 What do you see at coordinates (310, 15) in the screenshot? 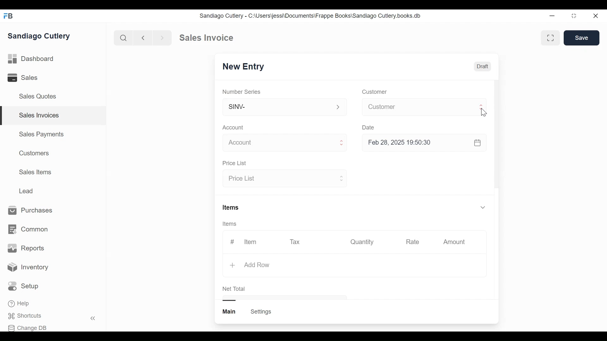
I see `Sandiago Cutlery - C:\Users\jessi\Documents\Frappe Books\Sandiago Cutlery.books.db` at bounding box center [310, 15].